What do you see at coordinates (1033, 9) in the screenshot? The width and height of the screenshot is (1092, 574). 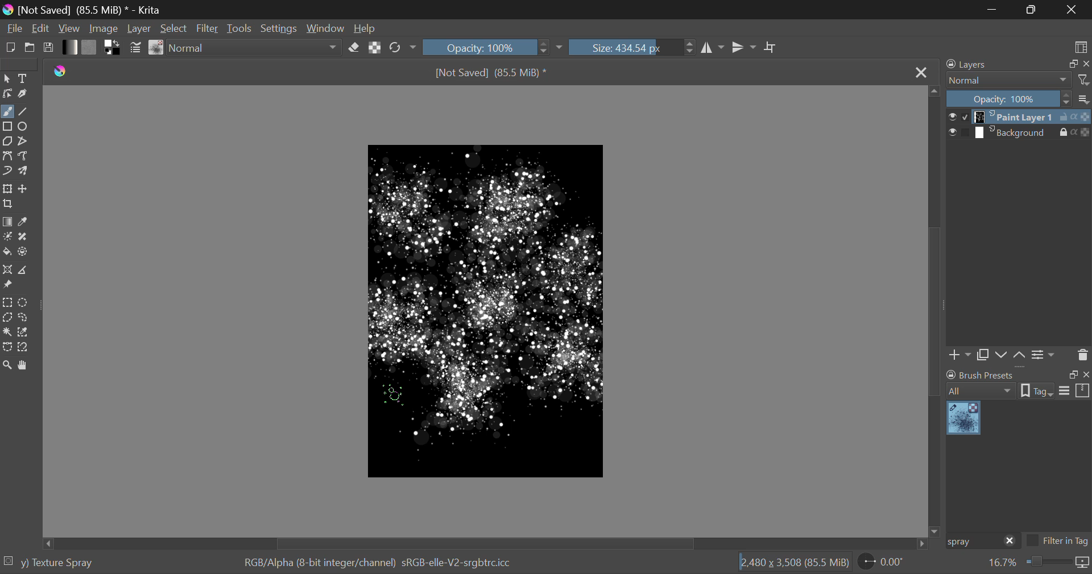 I see `Minimize` at bounding box center [1033, 9].